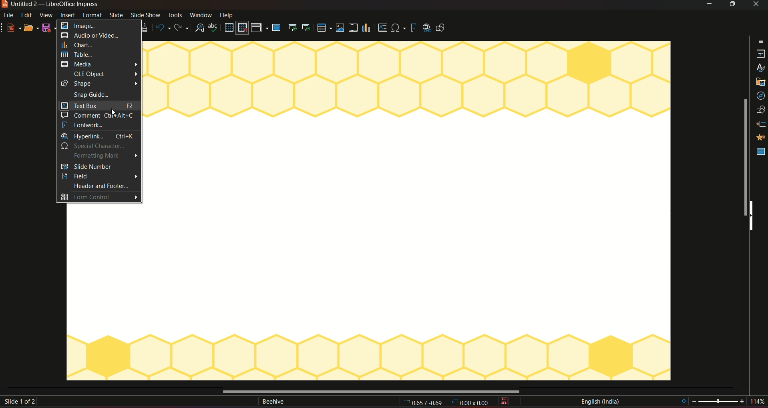 The height and width of the screenshot is (408, 768). What do you see at coordinates (101, 84) in the screenshot?
I see `Shape` at bounding box center [101, 84].